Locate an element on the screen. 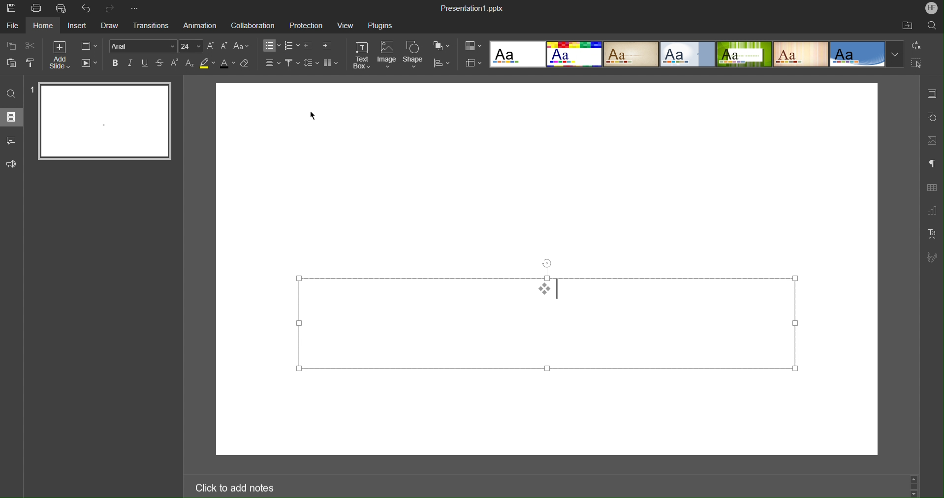 This screenshot has height=498, width=944. Table Settings is located at coordinates (932, 187).